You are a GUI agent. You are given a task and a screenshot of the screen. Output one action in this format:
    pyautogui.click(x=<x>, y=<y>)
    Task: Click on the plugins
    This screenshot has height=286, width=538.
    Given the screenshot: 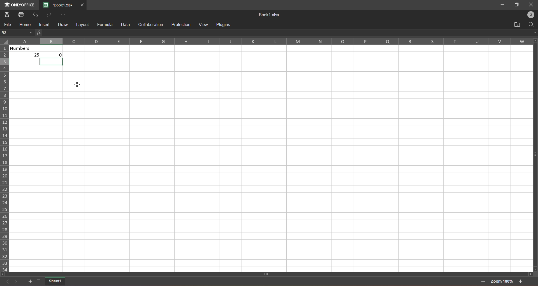 What is the action you would take?
    pyautogui.click(x=225, y=24)
    